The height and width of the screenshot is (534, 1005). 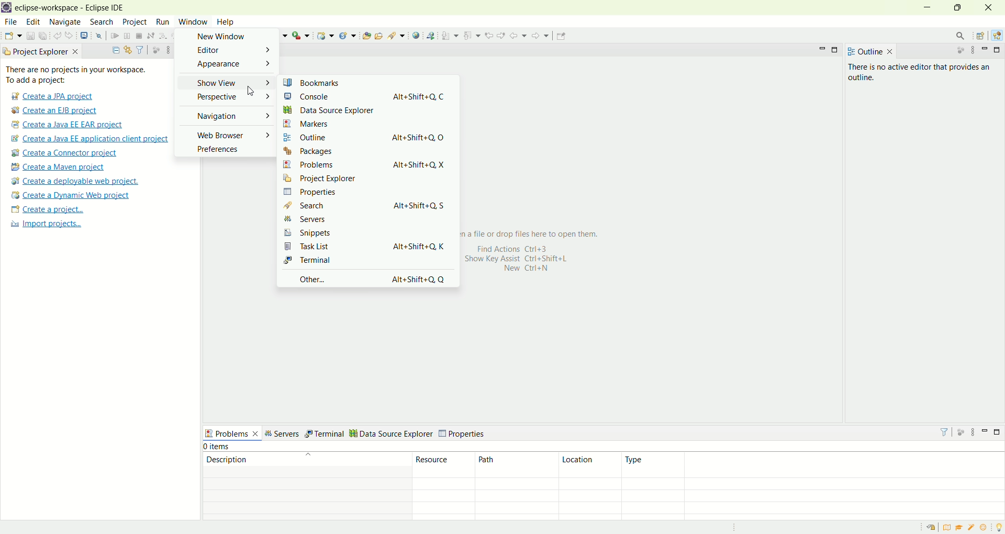 I want to click on snippets, so click(x=325, y=233).